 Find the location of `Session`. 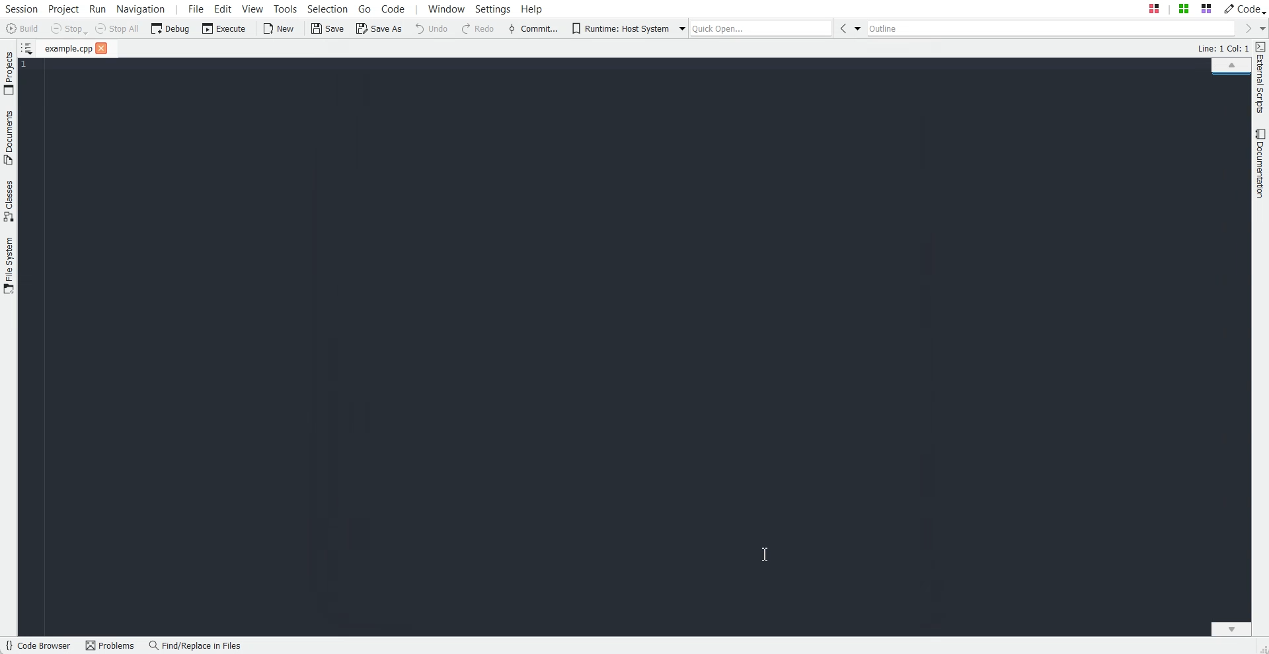

Session is located at coordinates (21, 9).